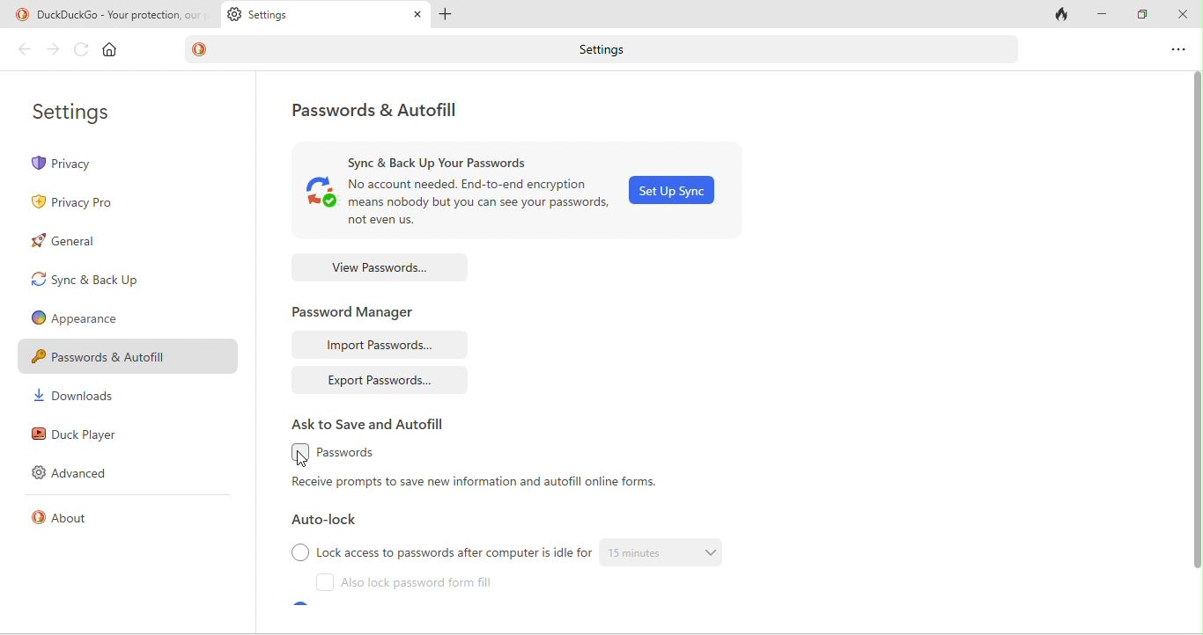 Image resolution: width=1203 pixels, height=635 pixels. I want to click on lock access to password after computer is idle for, so click(454, 552).